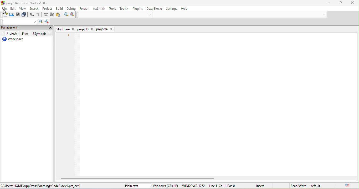 Image resolution: width=359 pixels, height=189 pixels. Describe the element at coordinates (343, 185) in the screenshot. I see `united state` at that location.